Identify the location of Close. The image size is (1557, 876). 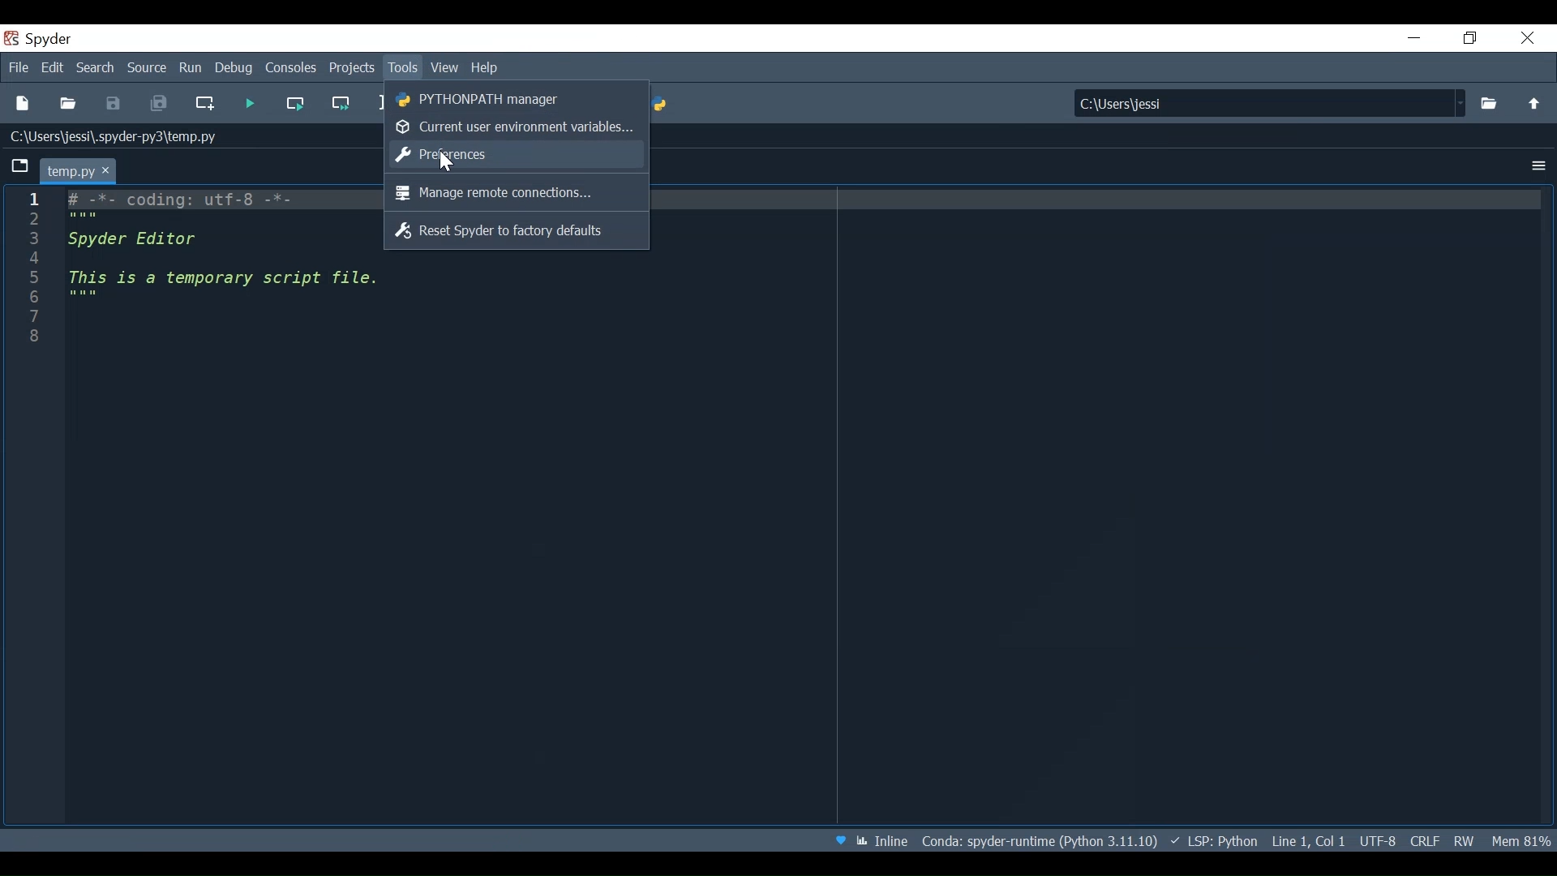
(1525, 38).